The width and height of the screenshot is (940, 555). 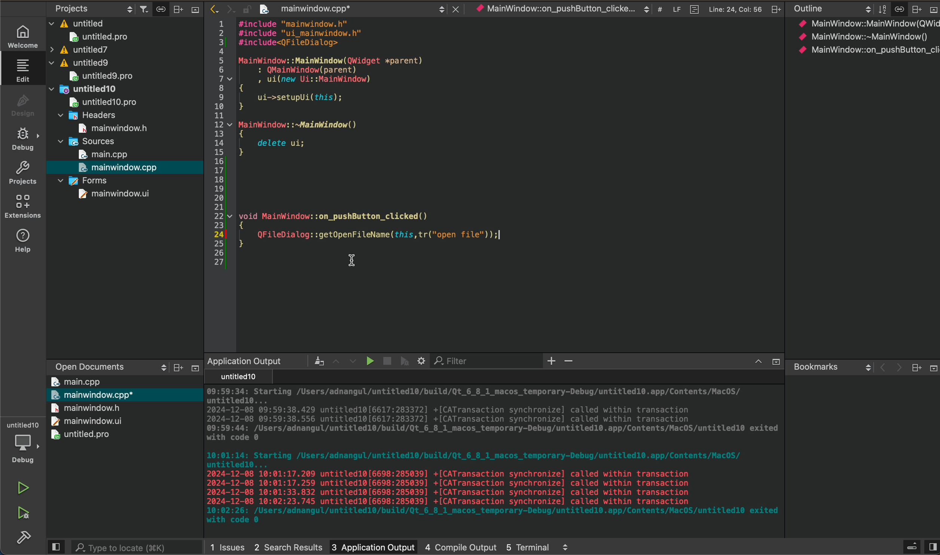 What do you see at coordinates (175, 368) in the screenshot?
I see `` at bounding box center [175, 368].